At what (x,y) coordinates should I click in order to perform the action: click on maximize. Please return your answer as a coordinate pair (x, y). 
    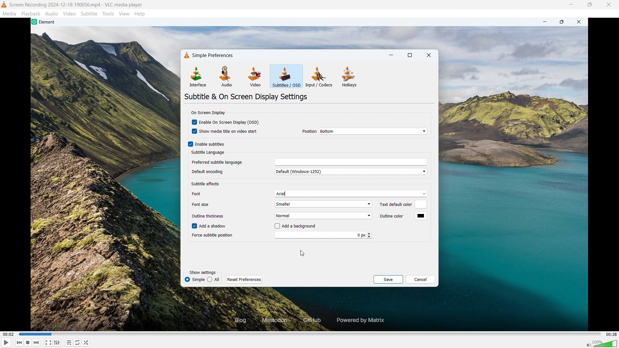
    Looking at the image, I should click on (409, 56).